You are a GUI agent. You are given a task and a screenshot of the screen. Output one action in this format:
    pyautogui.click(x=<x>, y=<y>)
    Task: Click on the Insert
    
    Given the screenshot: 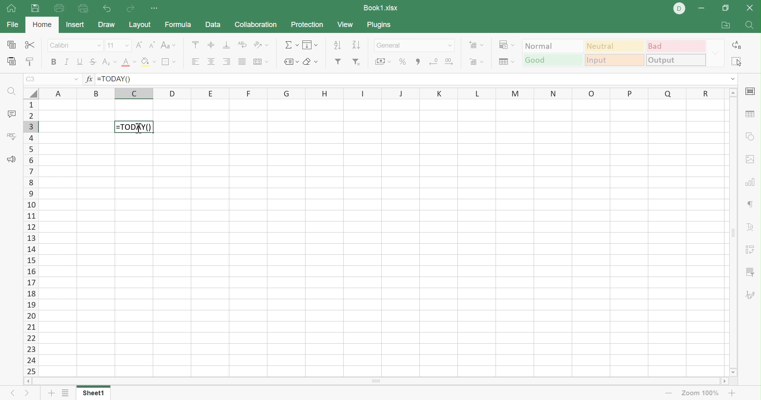 What is the action you would take?
    pyautogui.click(x=77, y=25)
    